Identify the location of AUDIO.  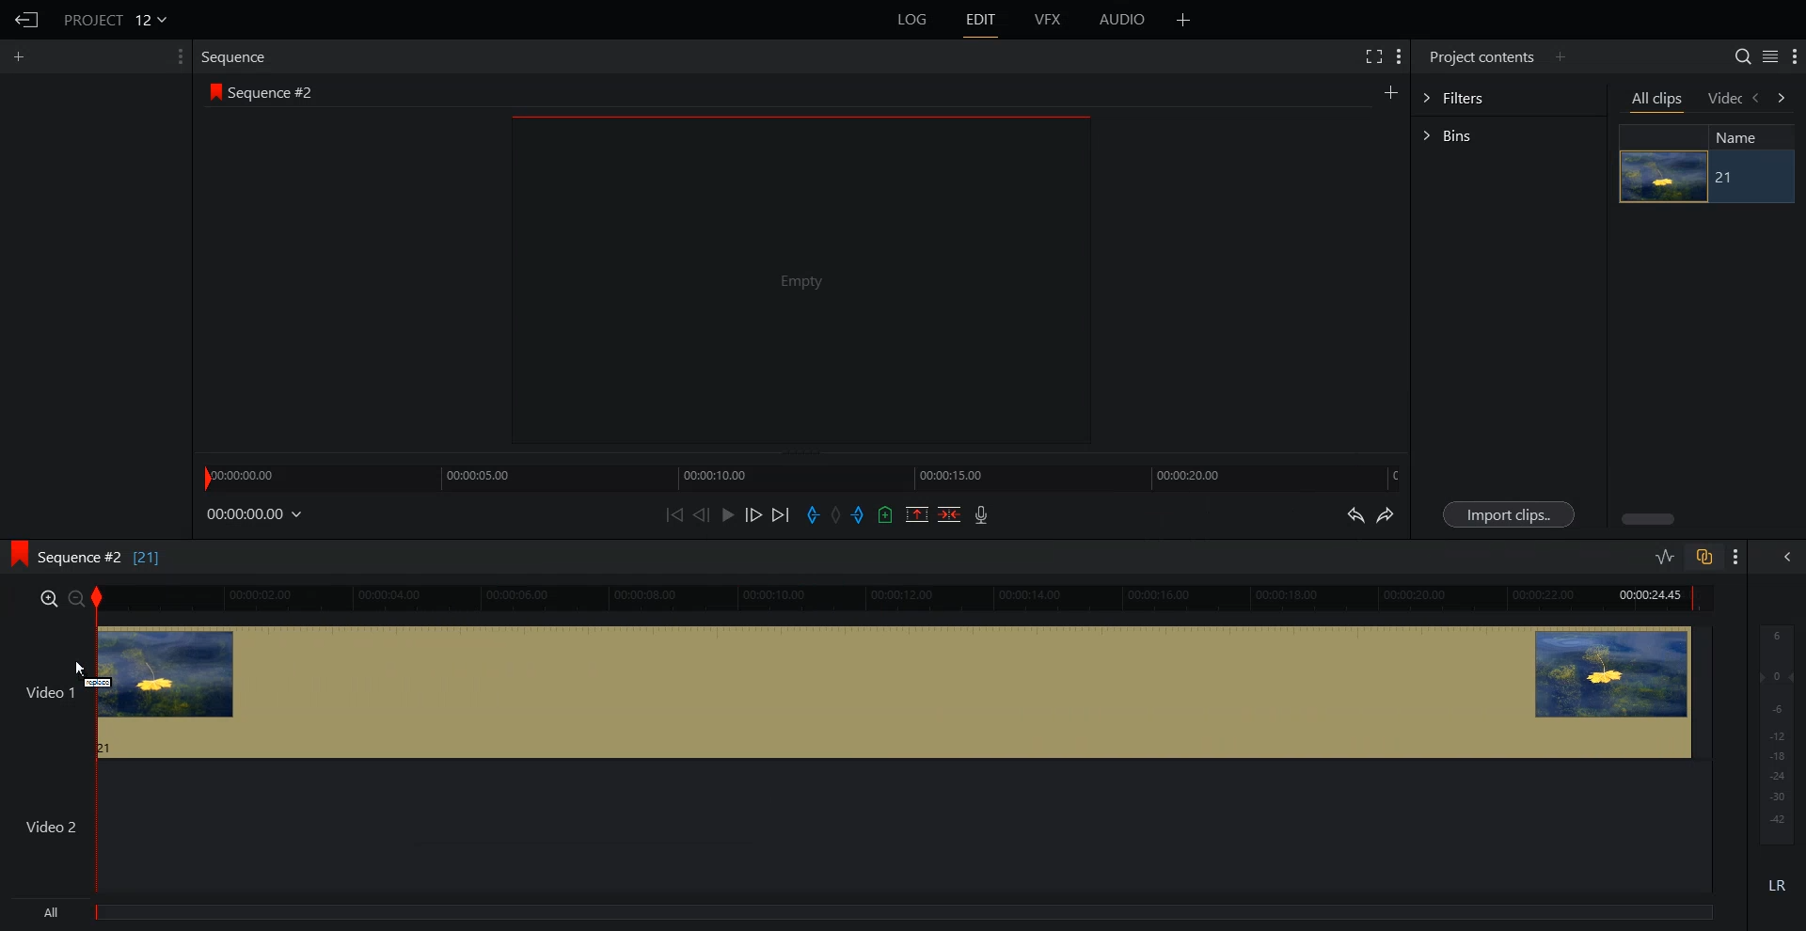
(1123, 20).